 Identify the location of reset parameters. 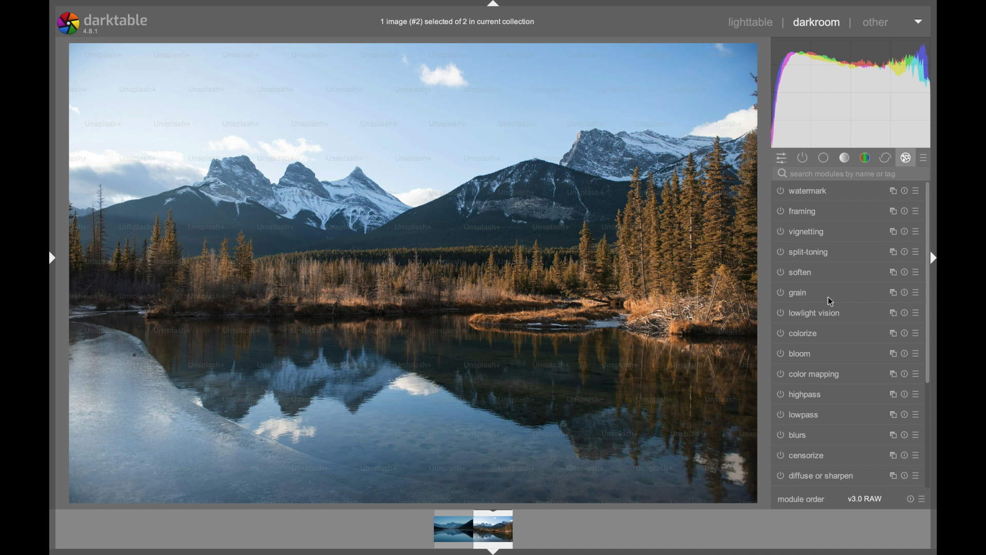
(902, 374).